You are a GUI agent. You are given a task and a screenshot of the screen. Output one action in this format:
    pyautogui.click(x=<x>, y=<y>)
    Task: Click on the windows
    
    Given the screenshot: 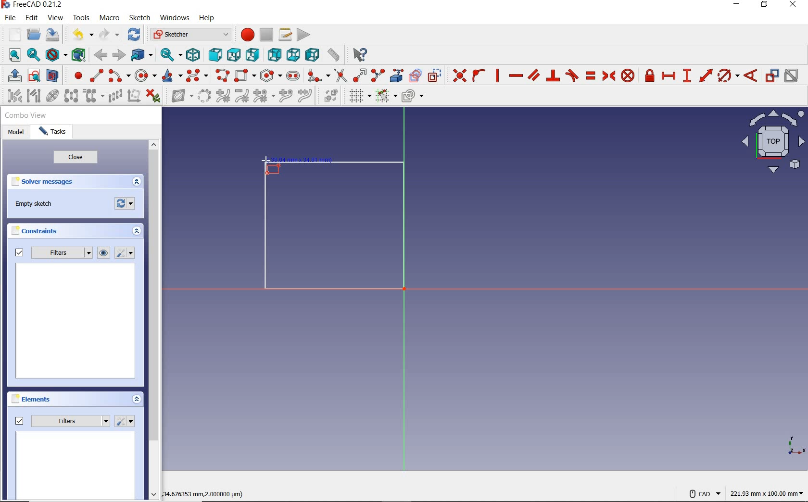 What is the action you would take?
    pyautogui.click(x=175, y=19)
    